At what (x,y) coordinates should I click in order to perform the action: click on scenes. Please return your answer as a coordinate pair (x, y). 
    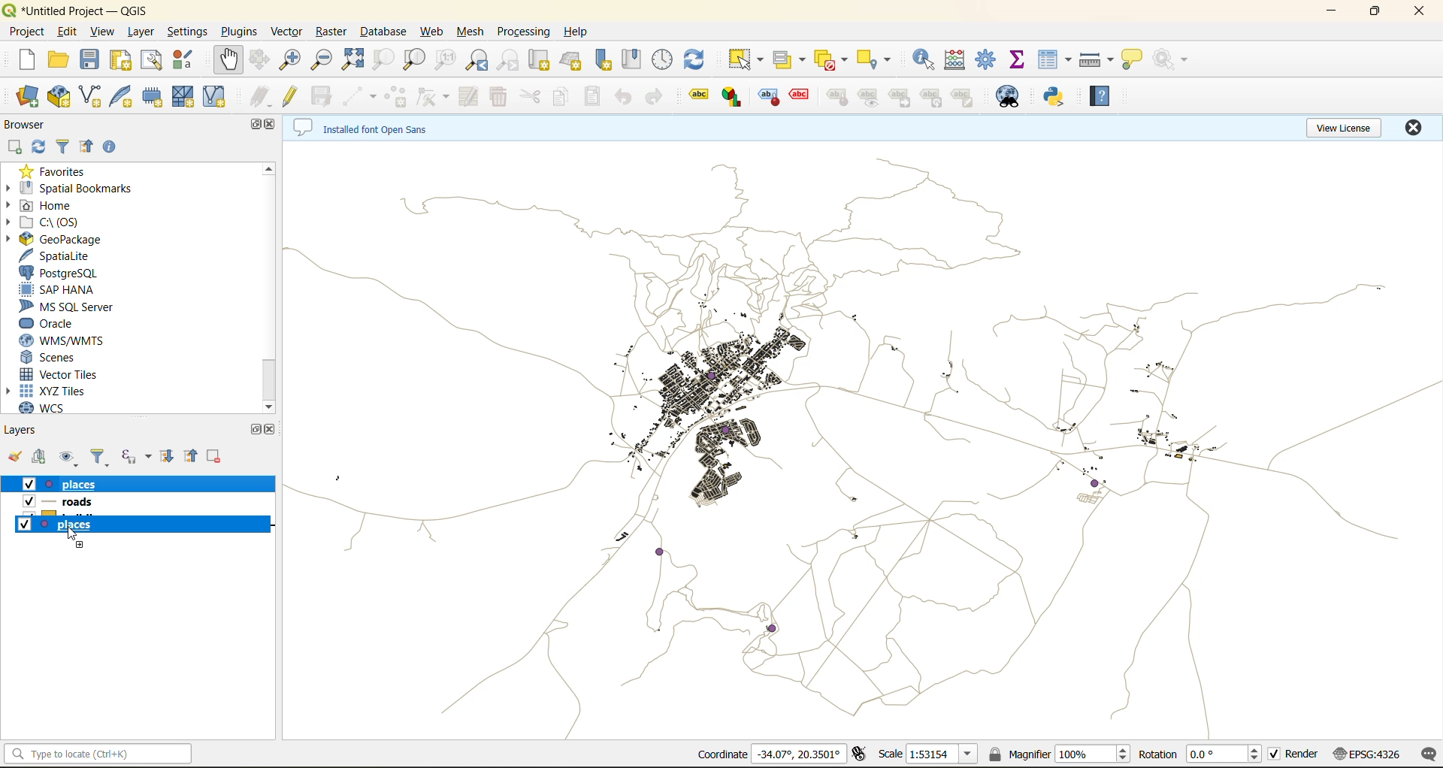
    Looking at the image, I should click on (76, 358).